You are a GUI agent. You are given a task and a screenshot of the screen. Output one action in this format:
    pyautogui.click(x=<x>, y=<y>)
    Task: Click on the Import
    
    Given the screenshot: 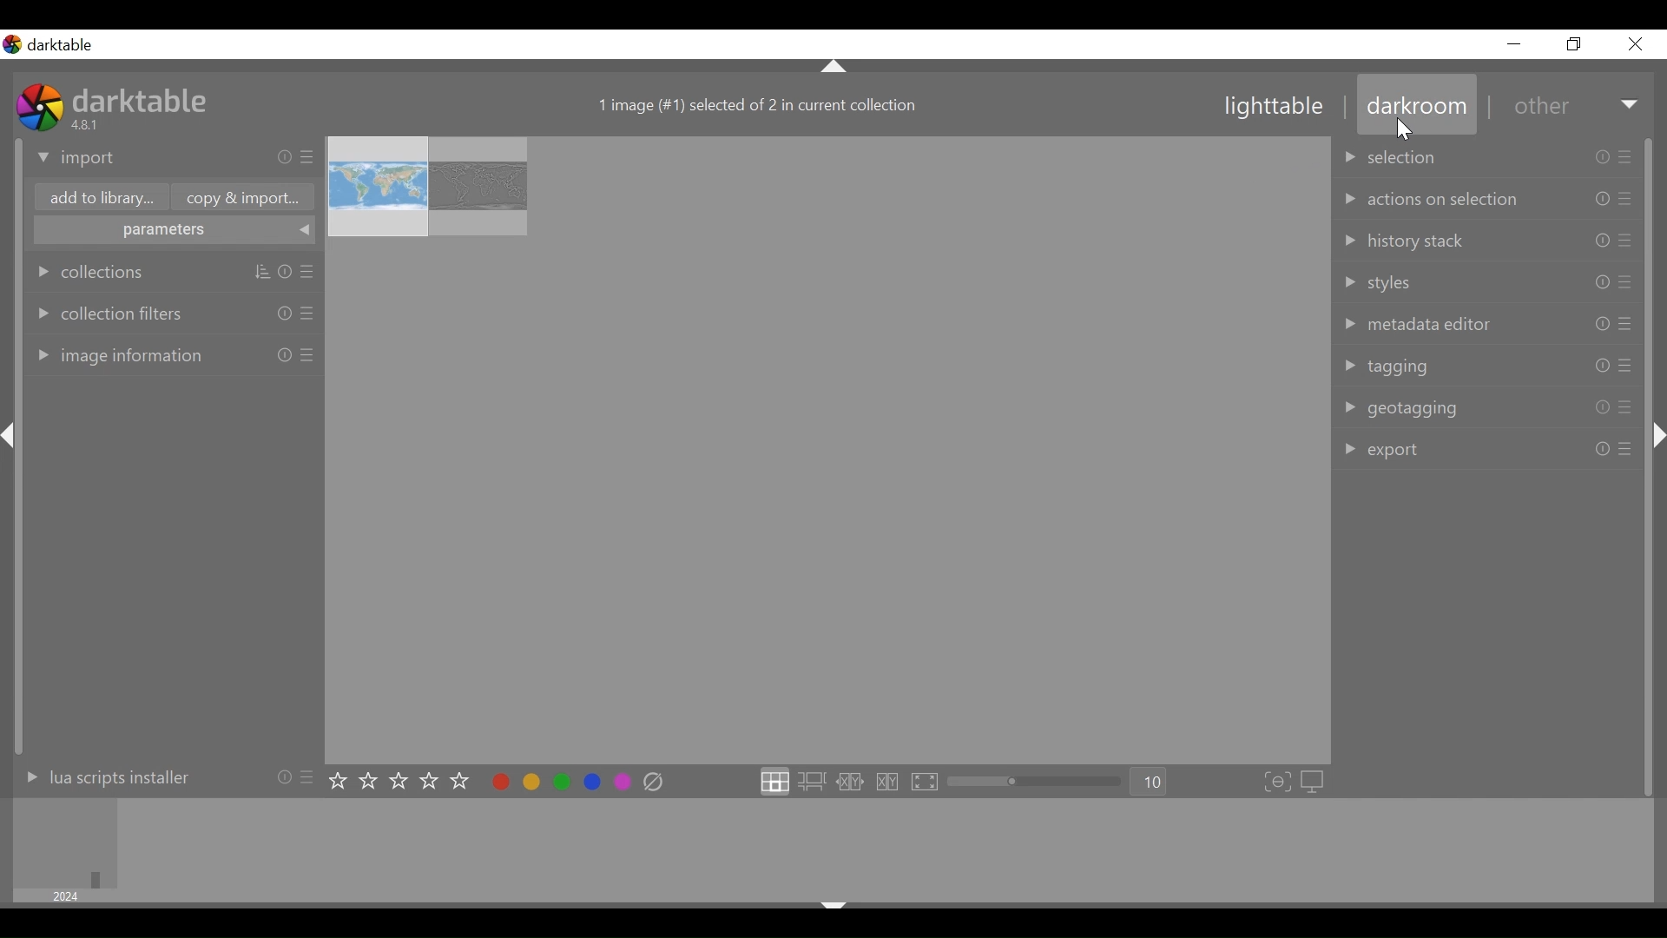 What is the action you would take?
    pyautogui.click(x=175, y=159)
    